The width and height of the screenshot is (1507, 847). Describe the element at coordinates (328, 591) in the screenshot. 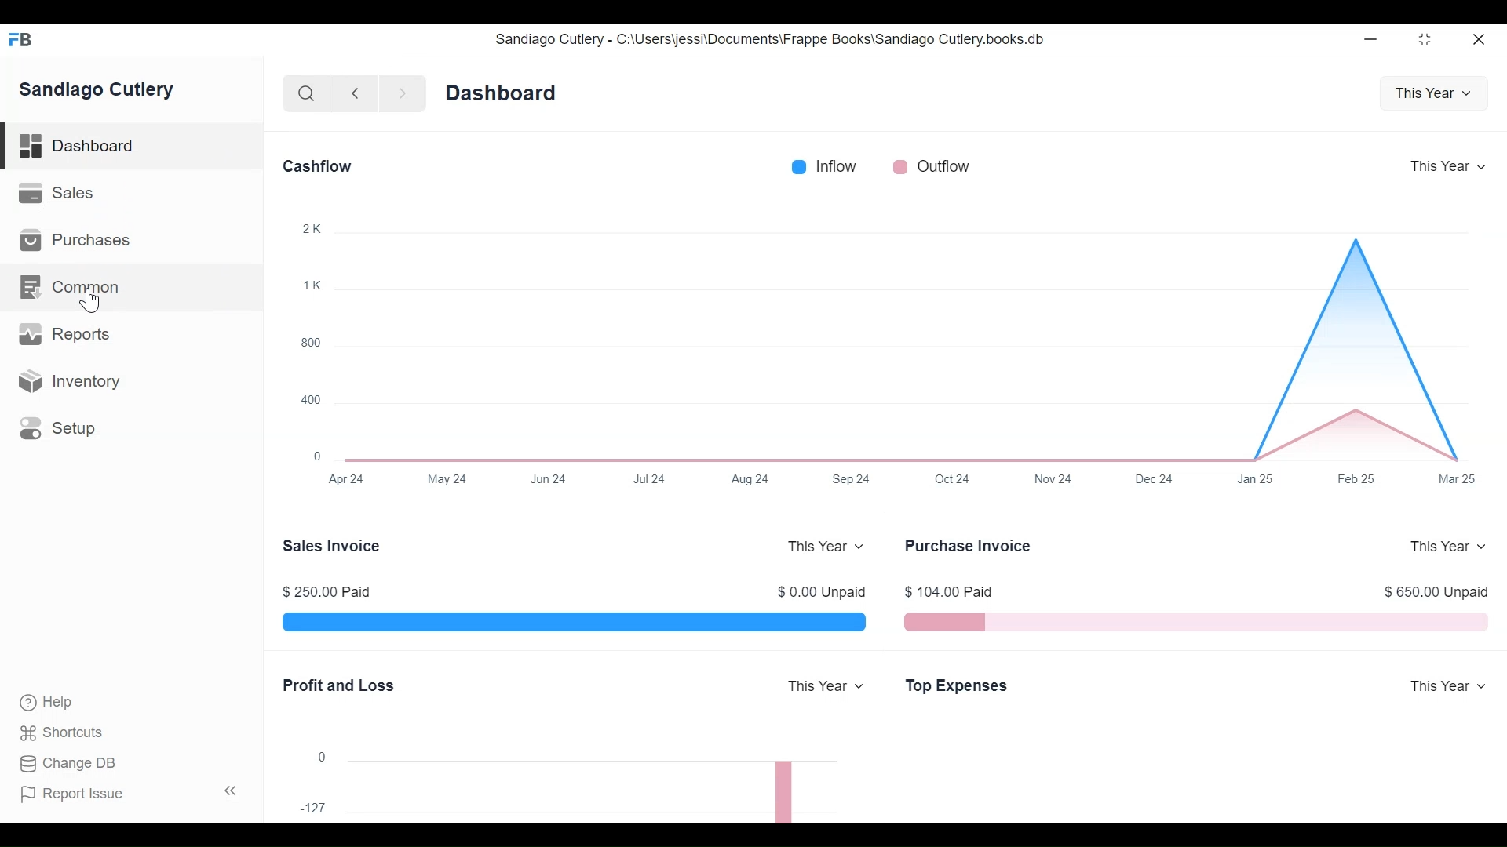

I see `$ 250.00 Paid` at that location.